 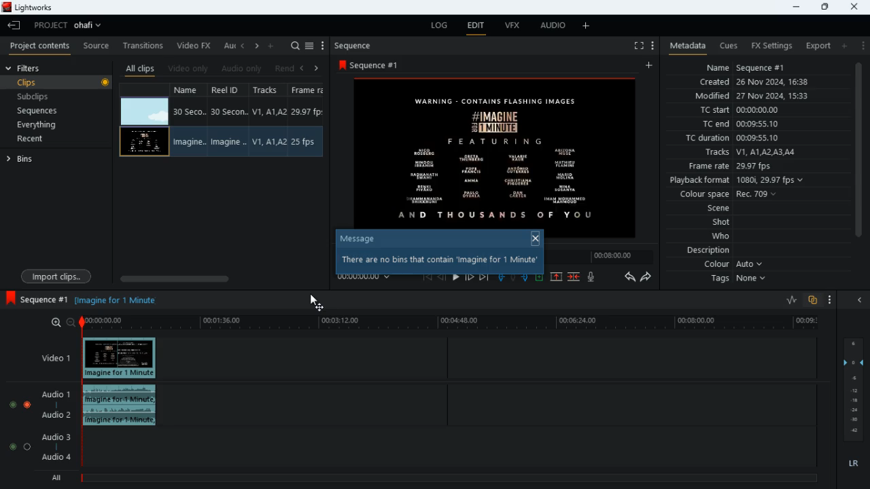 I want to click on video only, so click(x=189, y=67).